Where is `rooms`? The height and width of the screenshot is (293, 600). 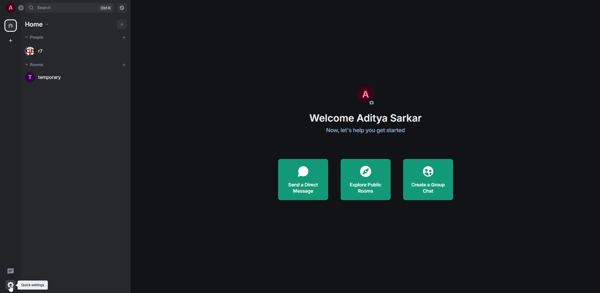 rooms is located at coordinates (37, 65).